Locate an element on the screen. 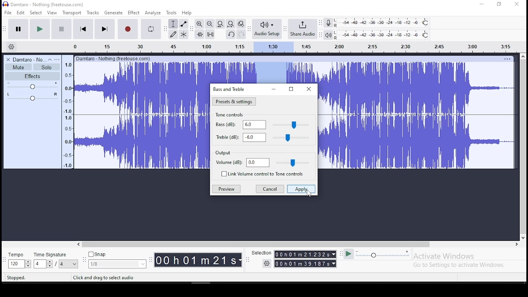 Image resolution: width=528 pixels, height=297 pixels. fit selection to width is located at coordinates (220, 23).